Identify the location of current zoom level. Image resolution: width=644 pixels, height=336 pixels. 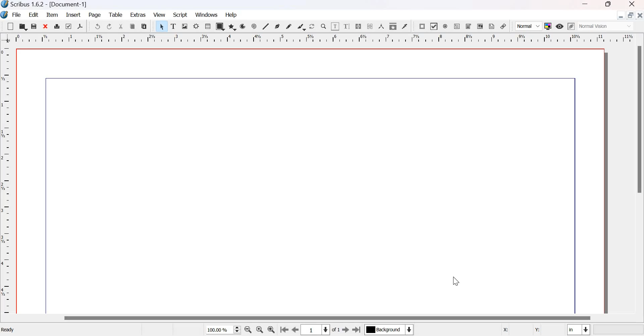
(223, 329).